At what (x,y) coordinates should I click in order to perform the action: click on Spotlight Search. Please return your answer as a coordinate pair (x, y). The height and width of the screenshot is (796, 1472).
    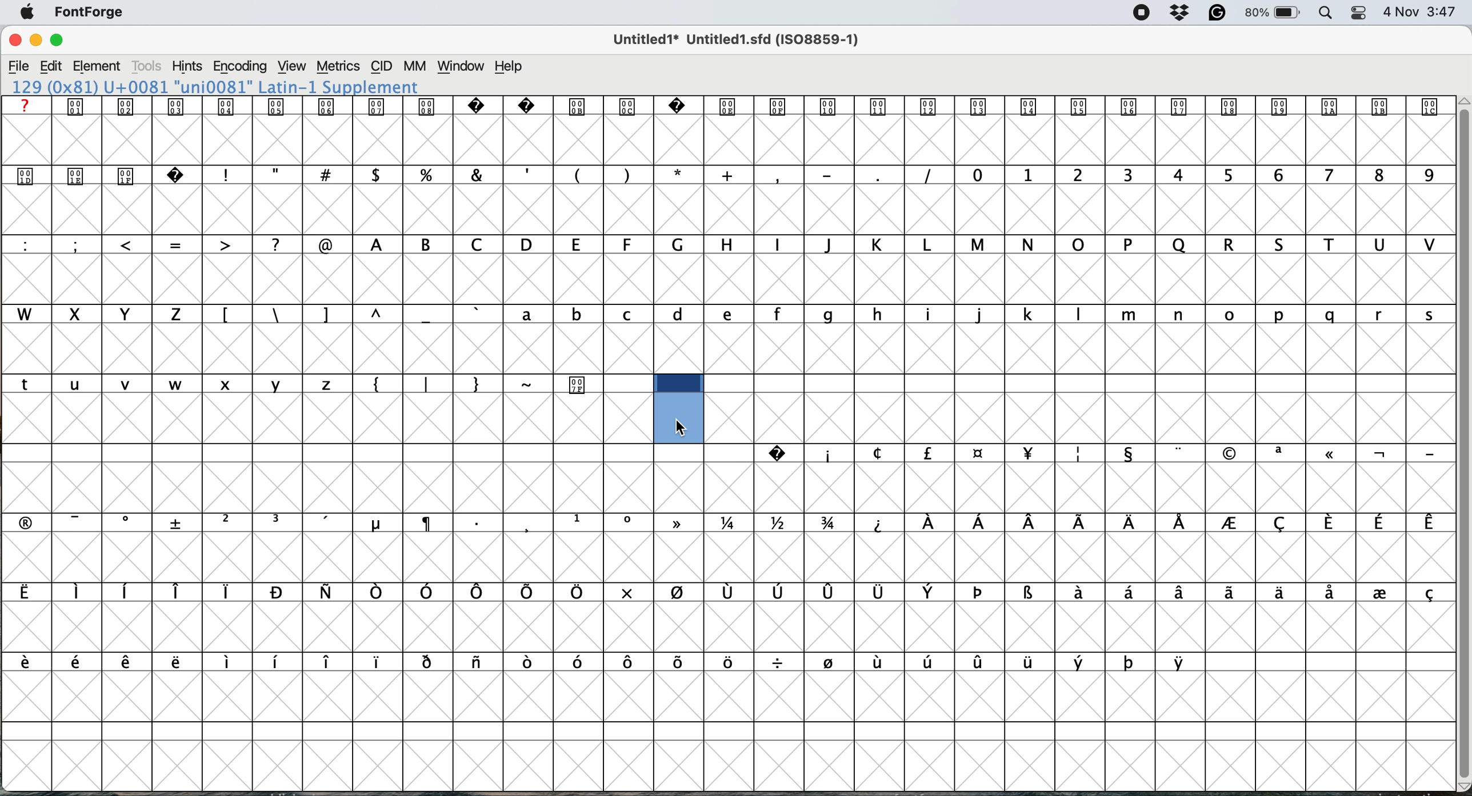
    Looking at the image, I should click on (1326, 14).